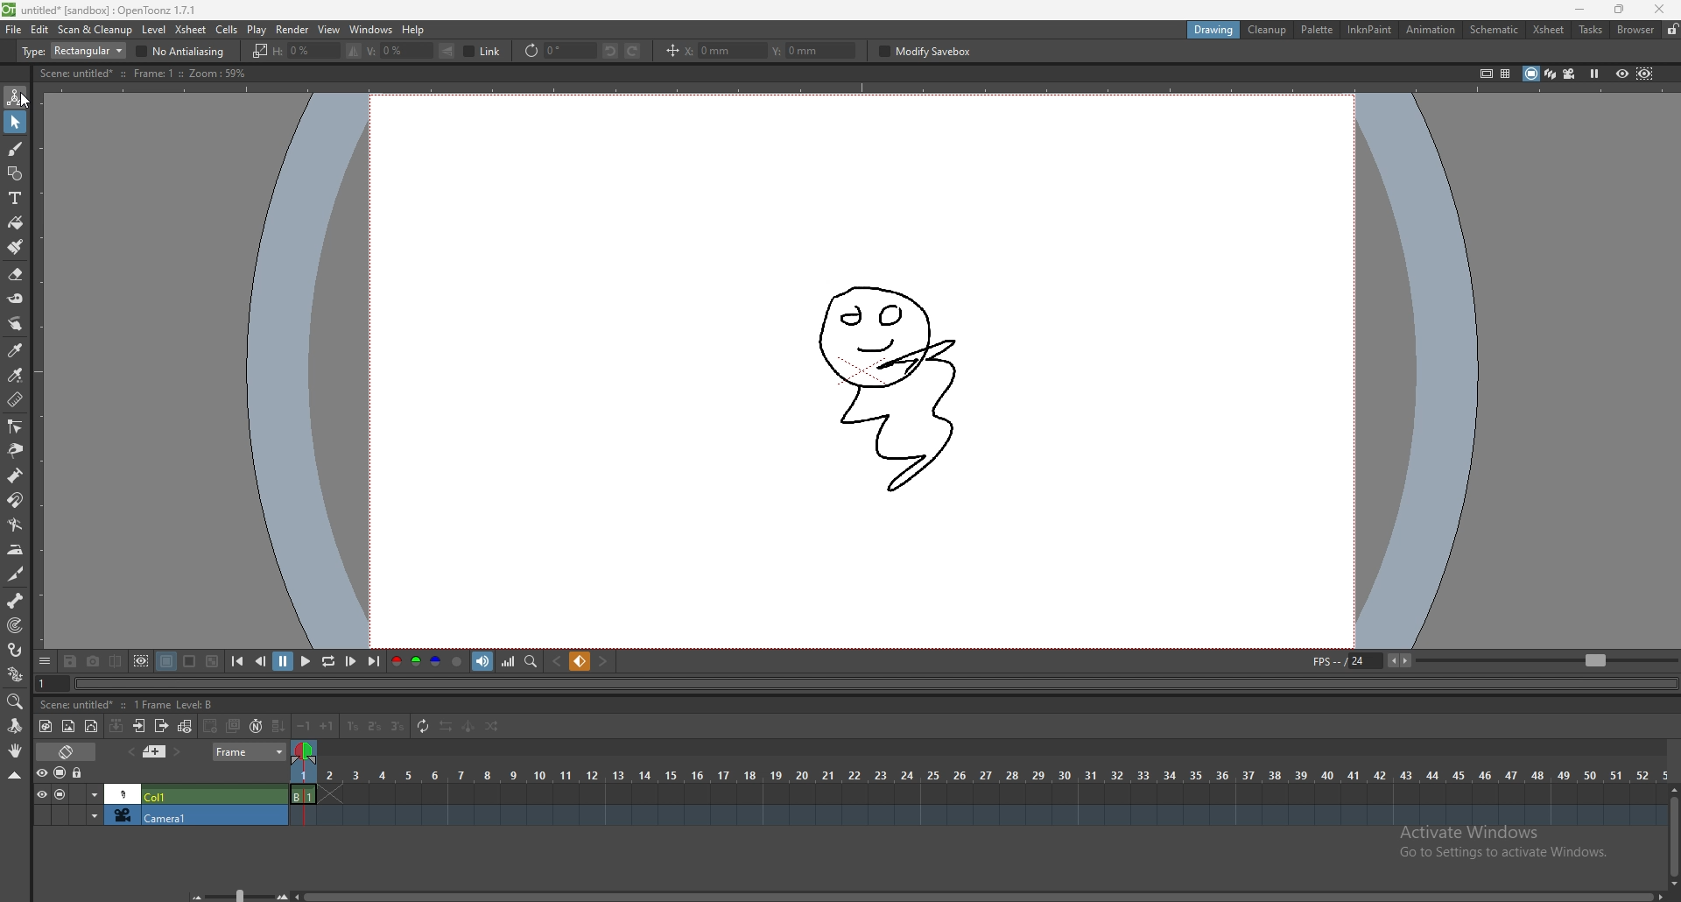 The height and width of the screenshot is (902, 1681). Describe the element at coordinates (635, 51) in the screenshot. I see `rotate right` at that location.